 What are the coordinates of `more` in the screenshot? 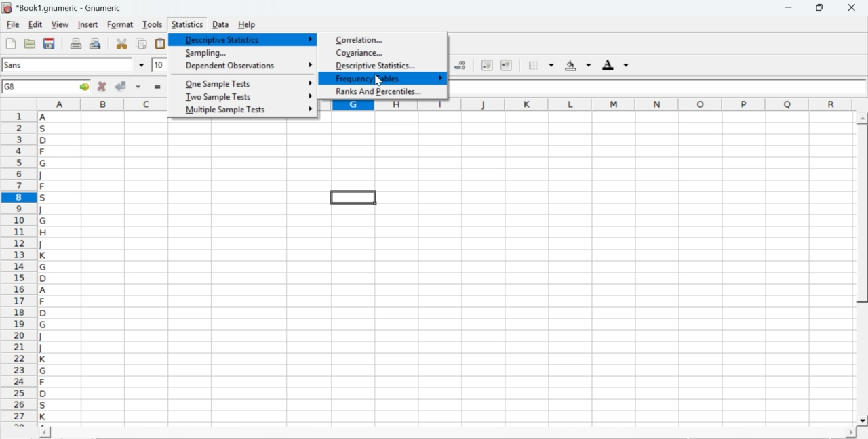 It's located at (311, 63).